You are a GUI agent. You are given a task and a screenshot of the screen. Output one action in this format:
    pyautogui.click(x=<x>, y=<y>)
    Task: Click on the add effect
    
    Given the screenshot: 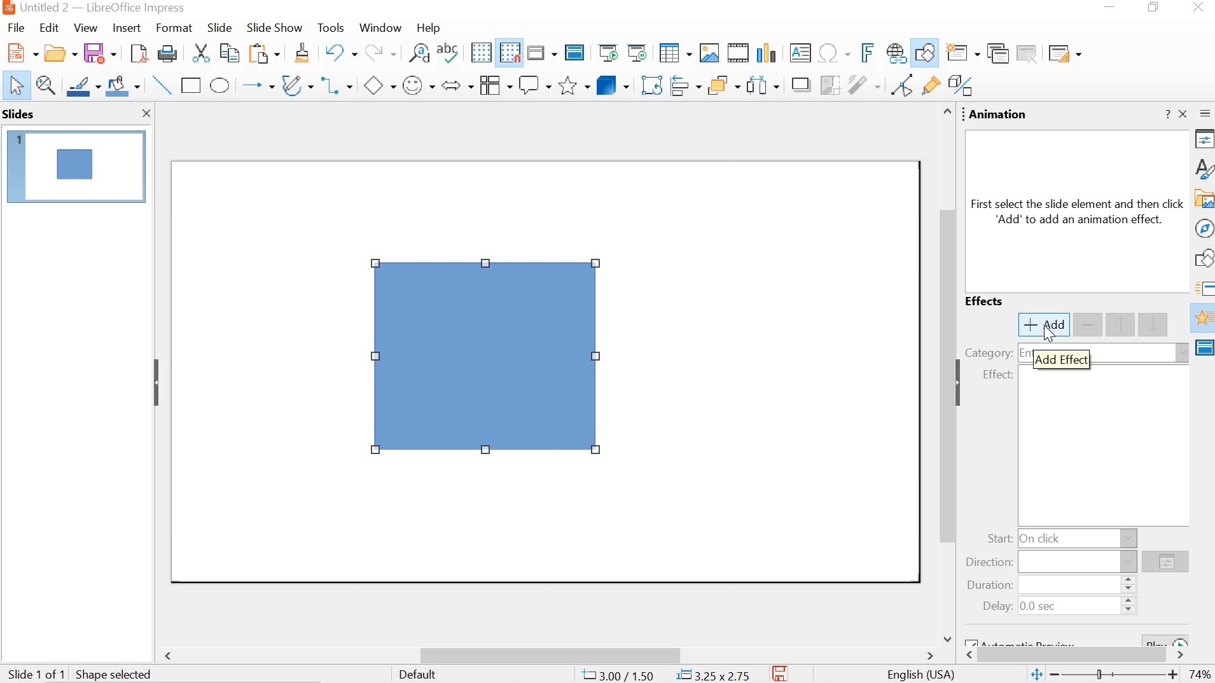 What is the action you would take?
    pyautogui.click(x=1043, y=324)
    